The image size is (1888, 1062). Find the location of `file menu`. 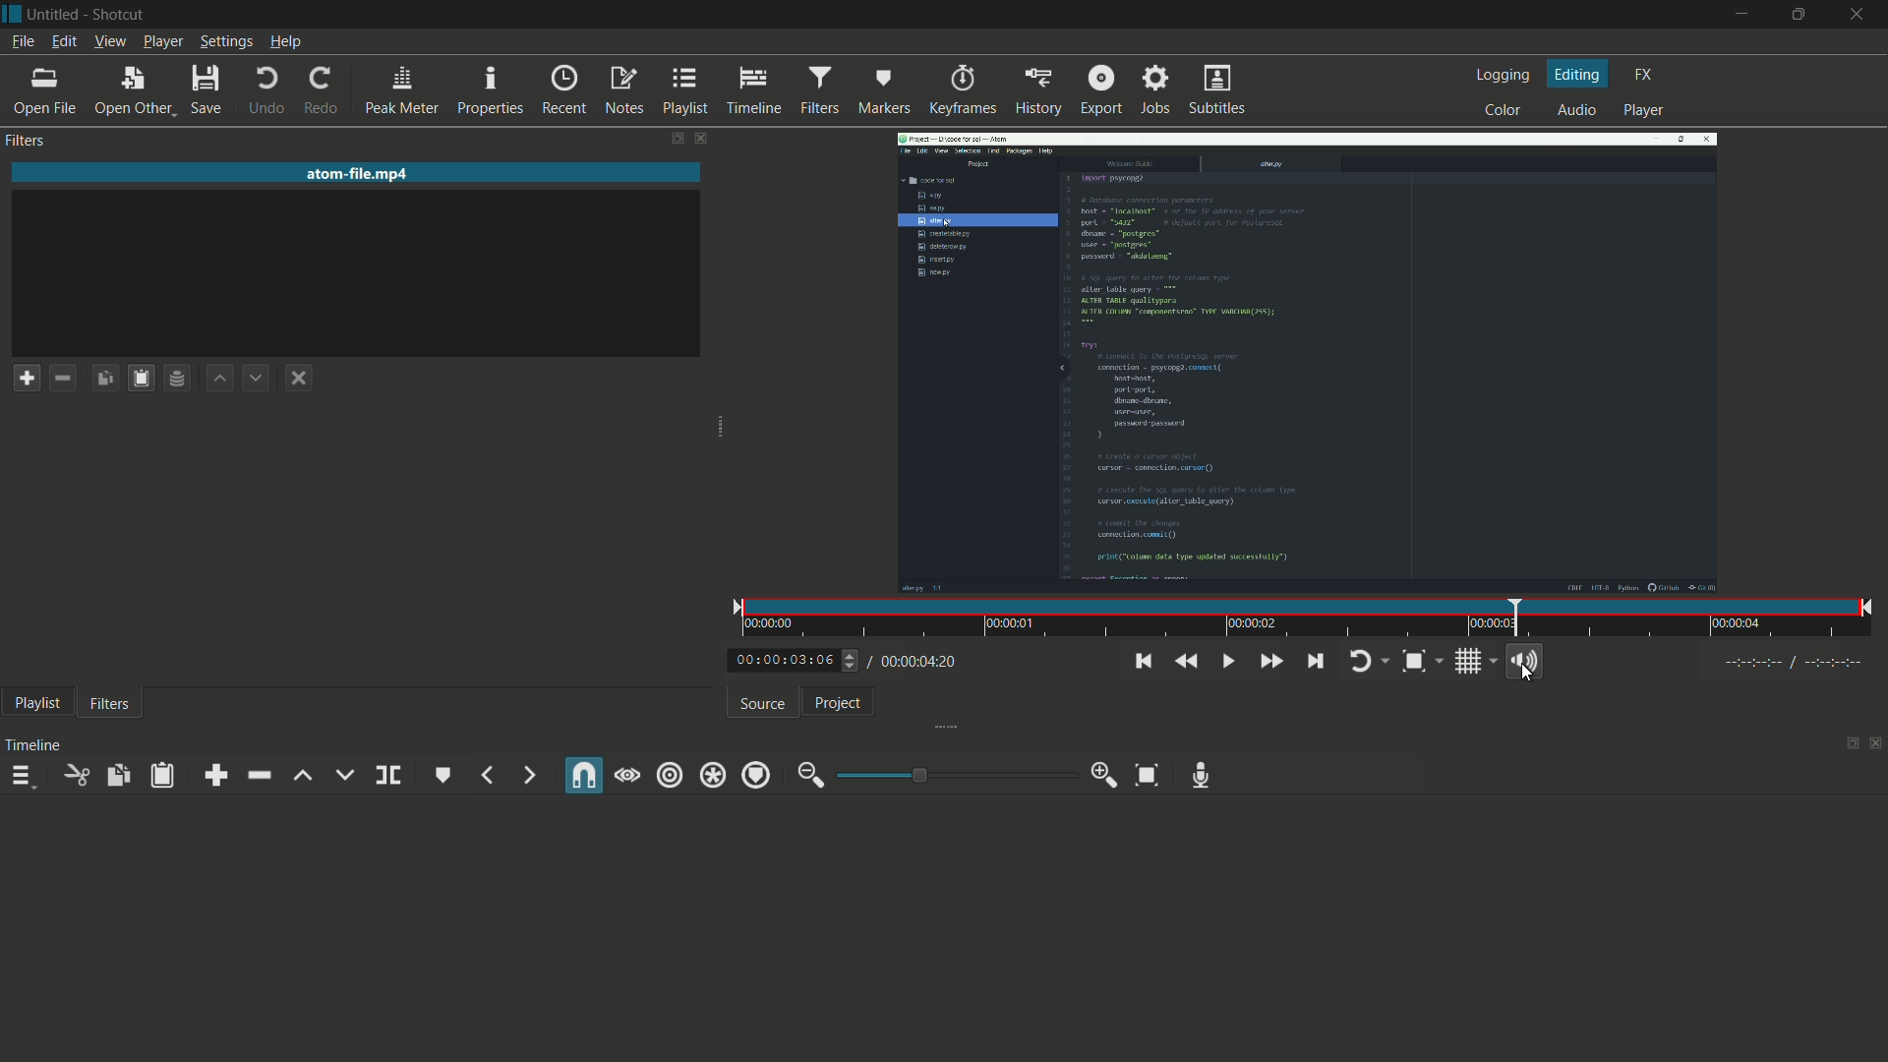

file menu is located at coordinates (20, 40).